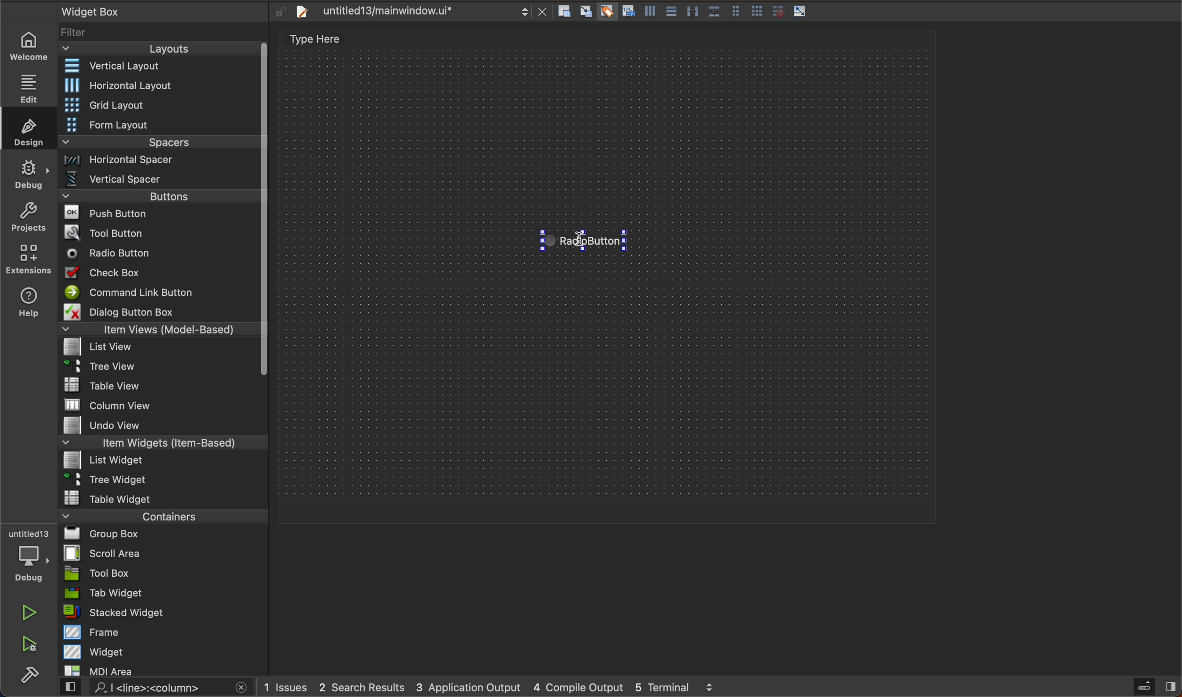 The image size is (1182, 697). What do you see at coordinates (800, 12) in the screenshot?
I see `` at bounding box center [800, 12].